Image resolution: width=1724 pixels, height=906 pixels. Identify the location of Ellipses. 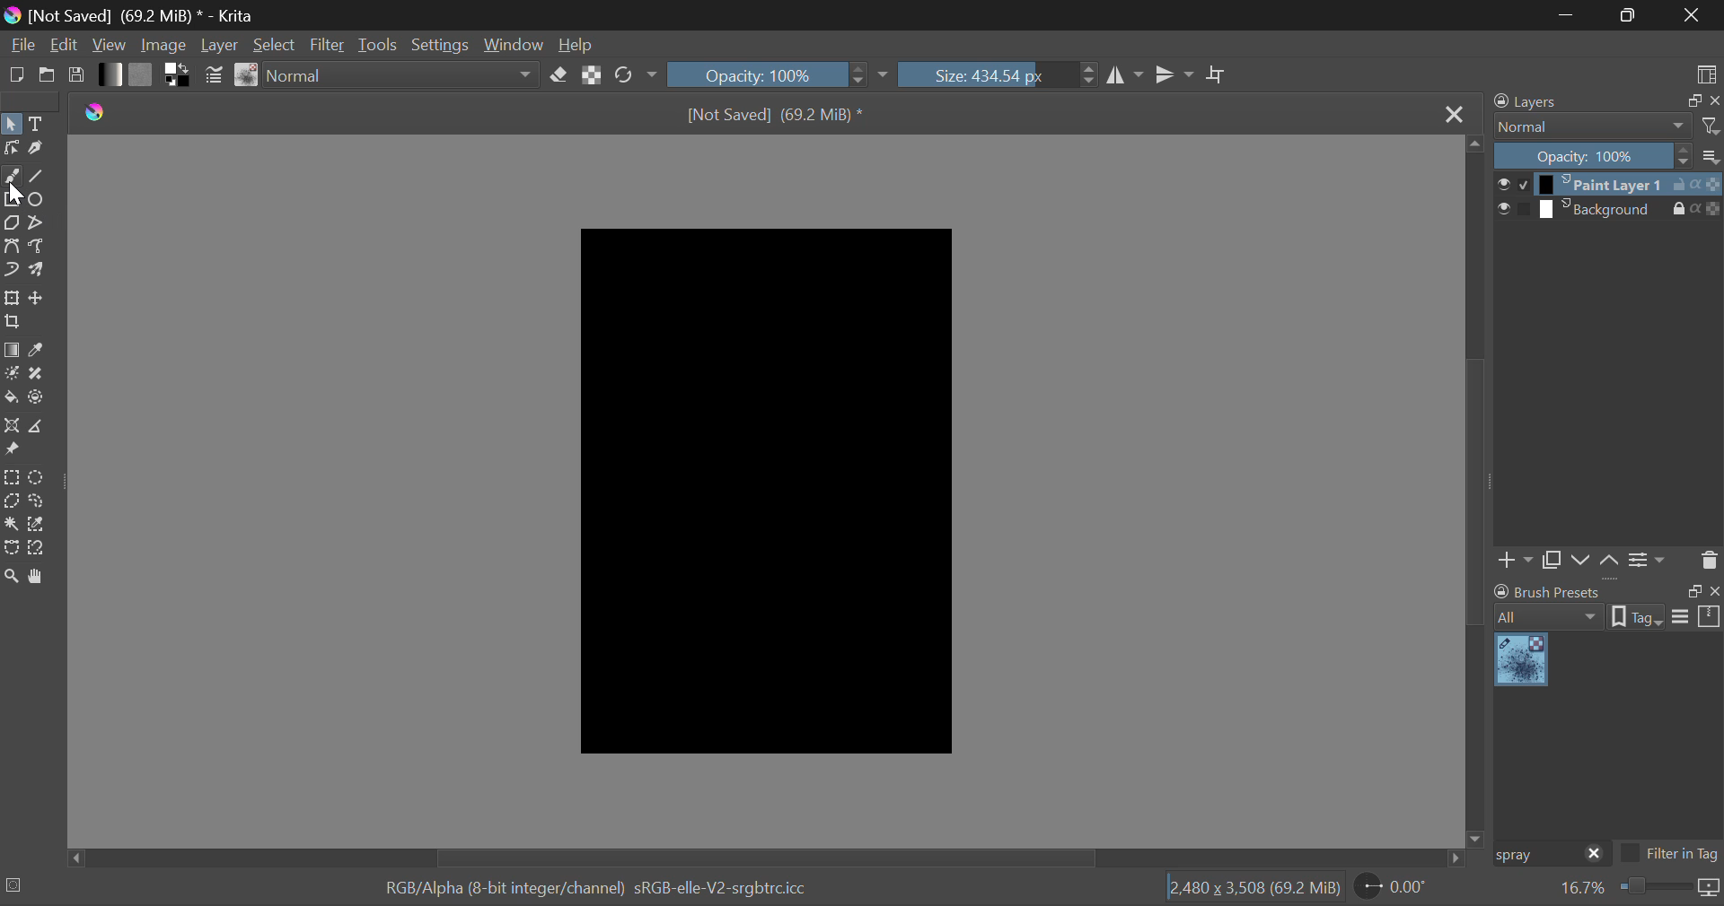
(39, 201).